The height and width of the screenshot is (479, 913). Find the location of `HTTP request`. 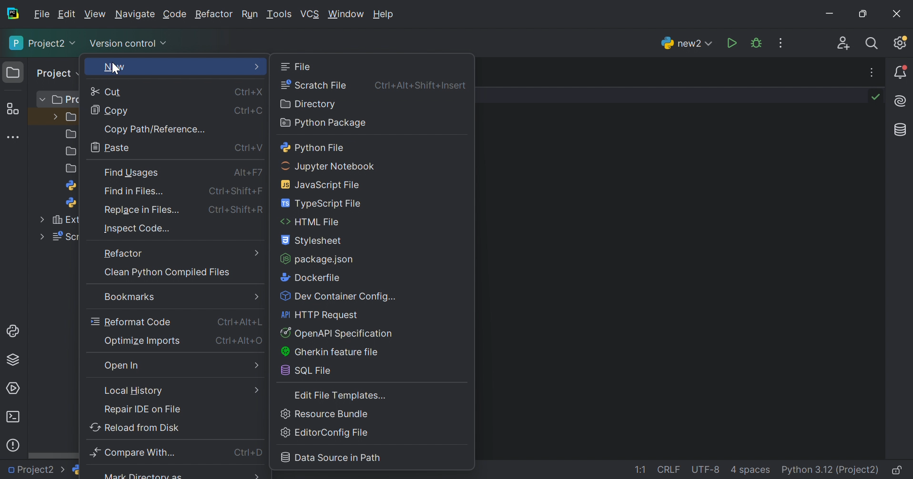

HTTP request is located at coordinates (321, 315).